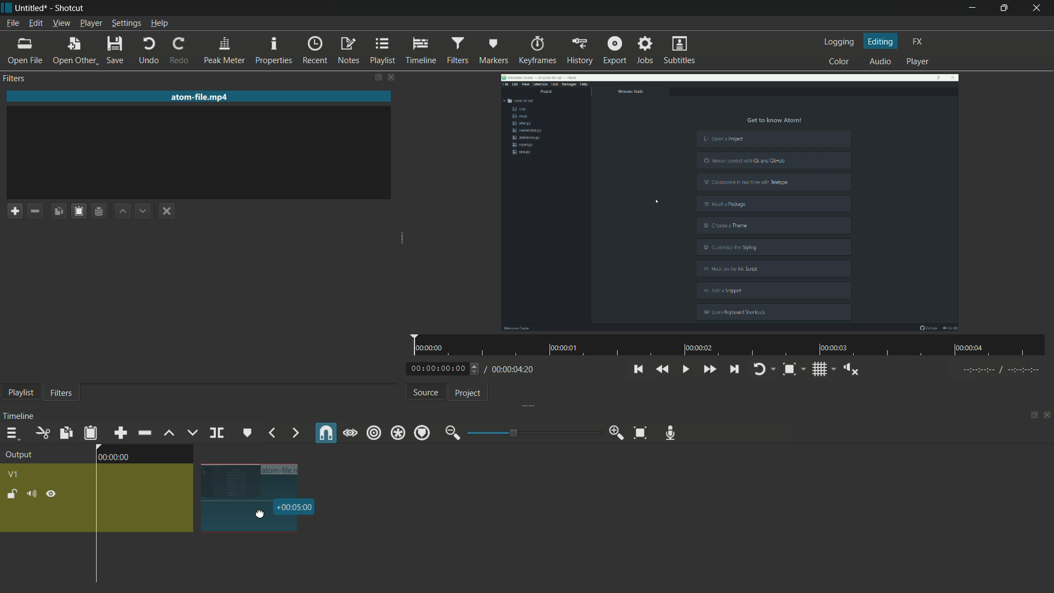  Describe the element at coordinates (679, 50) in the screenshot. I see `subtitles` at that location.